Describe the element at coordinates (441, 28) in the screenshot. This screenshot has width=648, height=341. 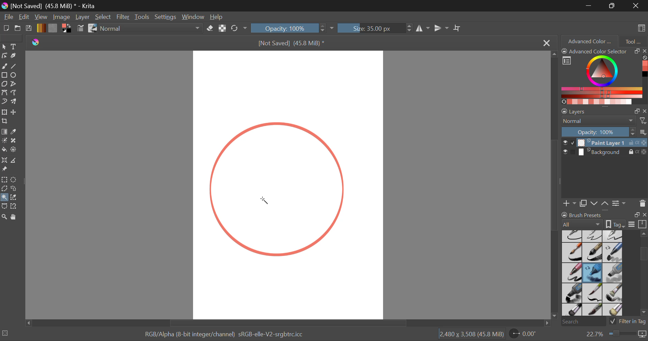
I see `Vertical Mirror Tool` at that location.